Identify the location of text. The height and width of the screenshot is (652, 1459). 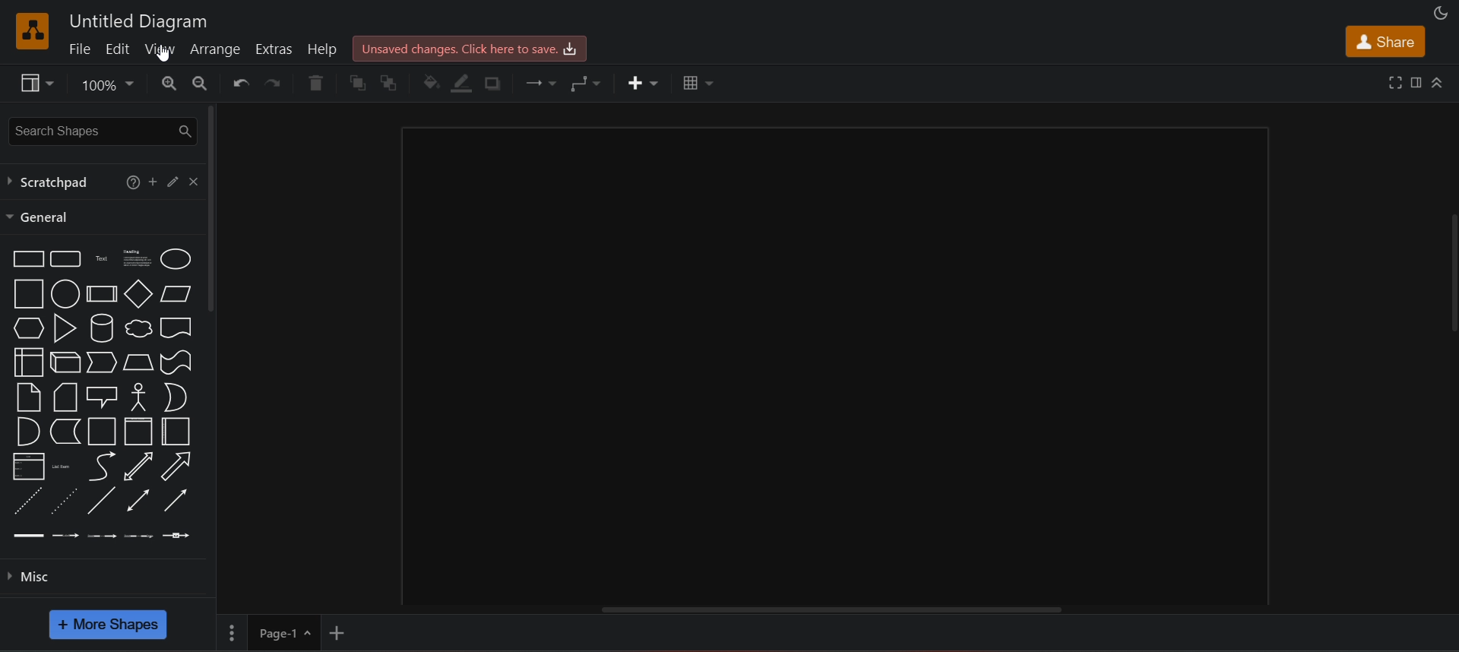
(102, 258).